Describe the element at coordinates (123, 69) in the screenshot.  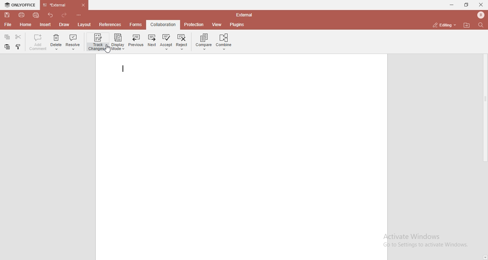
I see `text cursor` at that location.